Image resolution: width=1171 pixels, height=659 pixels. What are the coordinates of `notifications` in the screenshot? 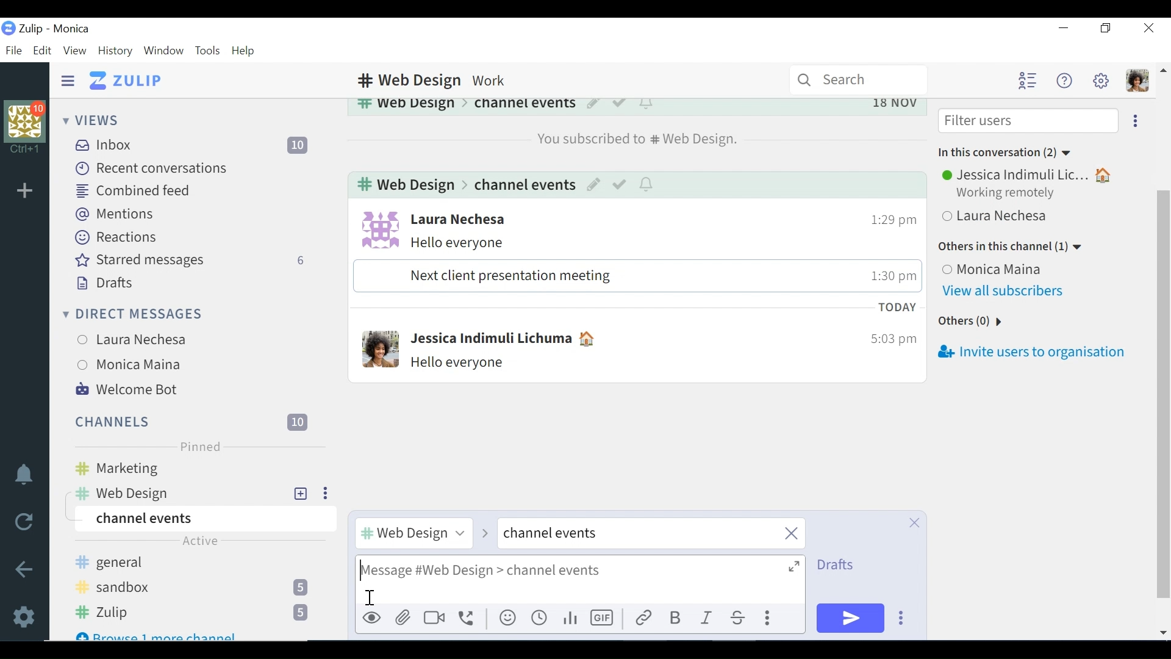 It's located at (24, 473).